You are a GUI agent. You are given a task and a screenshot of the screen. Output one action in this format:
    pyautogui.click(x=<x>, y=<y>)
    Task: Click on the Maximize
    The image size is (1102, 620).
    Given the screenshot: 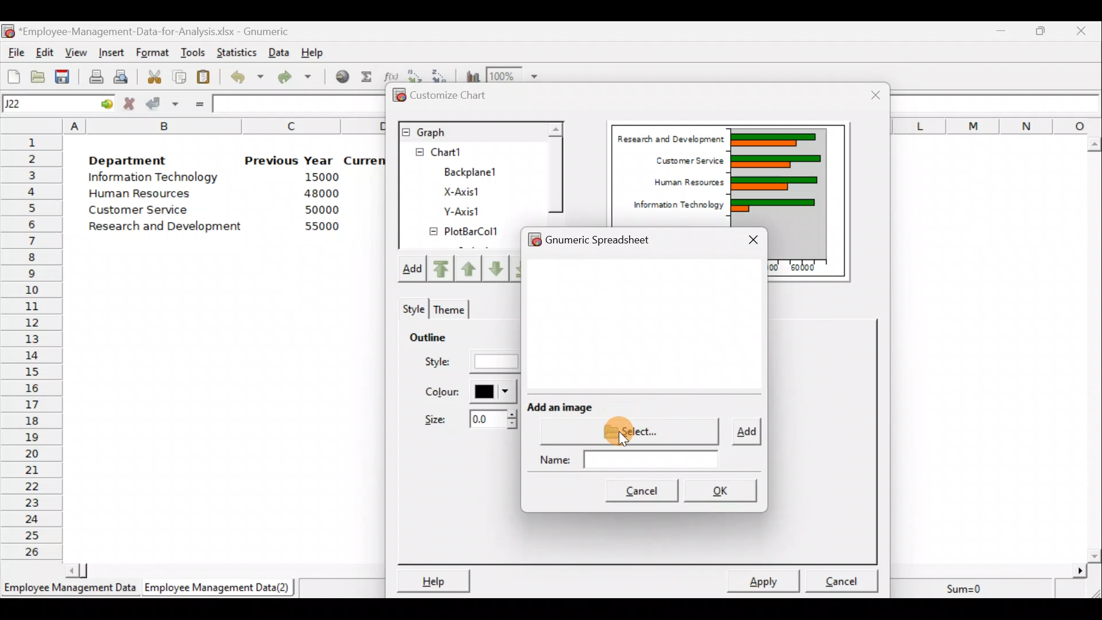 What is the action you would take?
    pyautogui.click(x=1043, y=31)
    